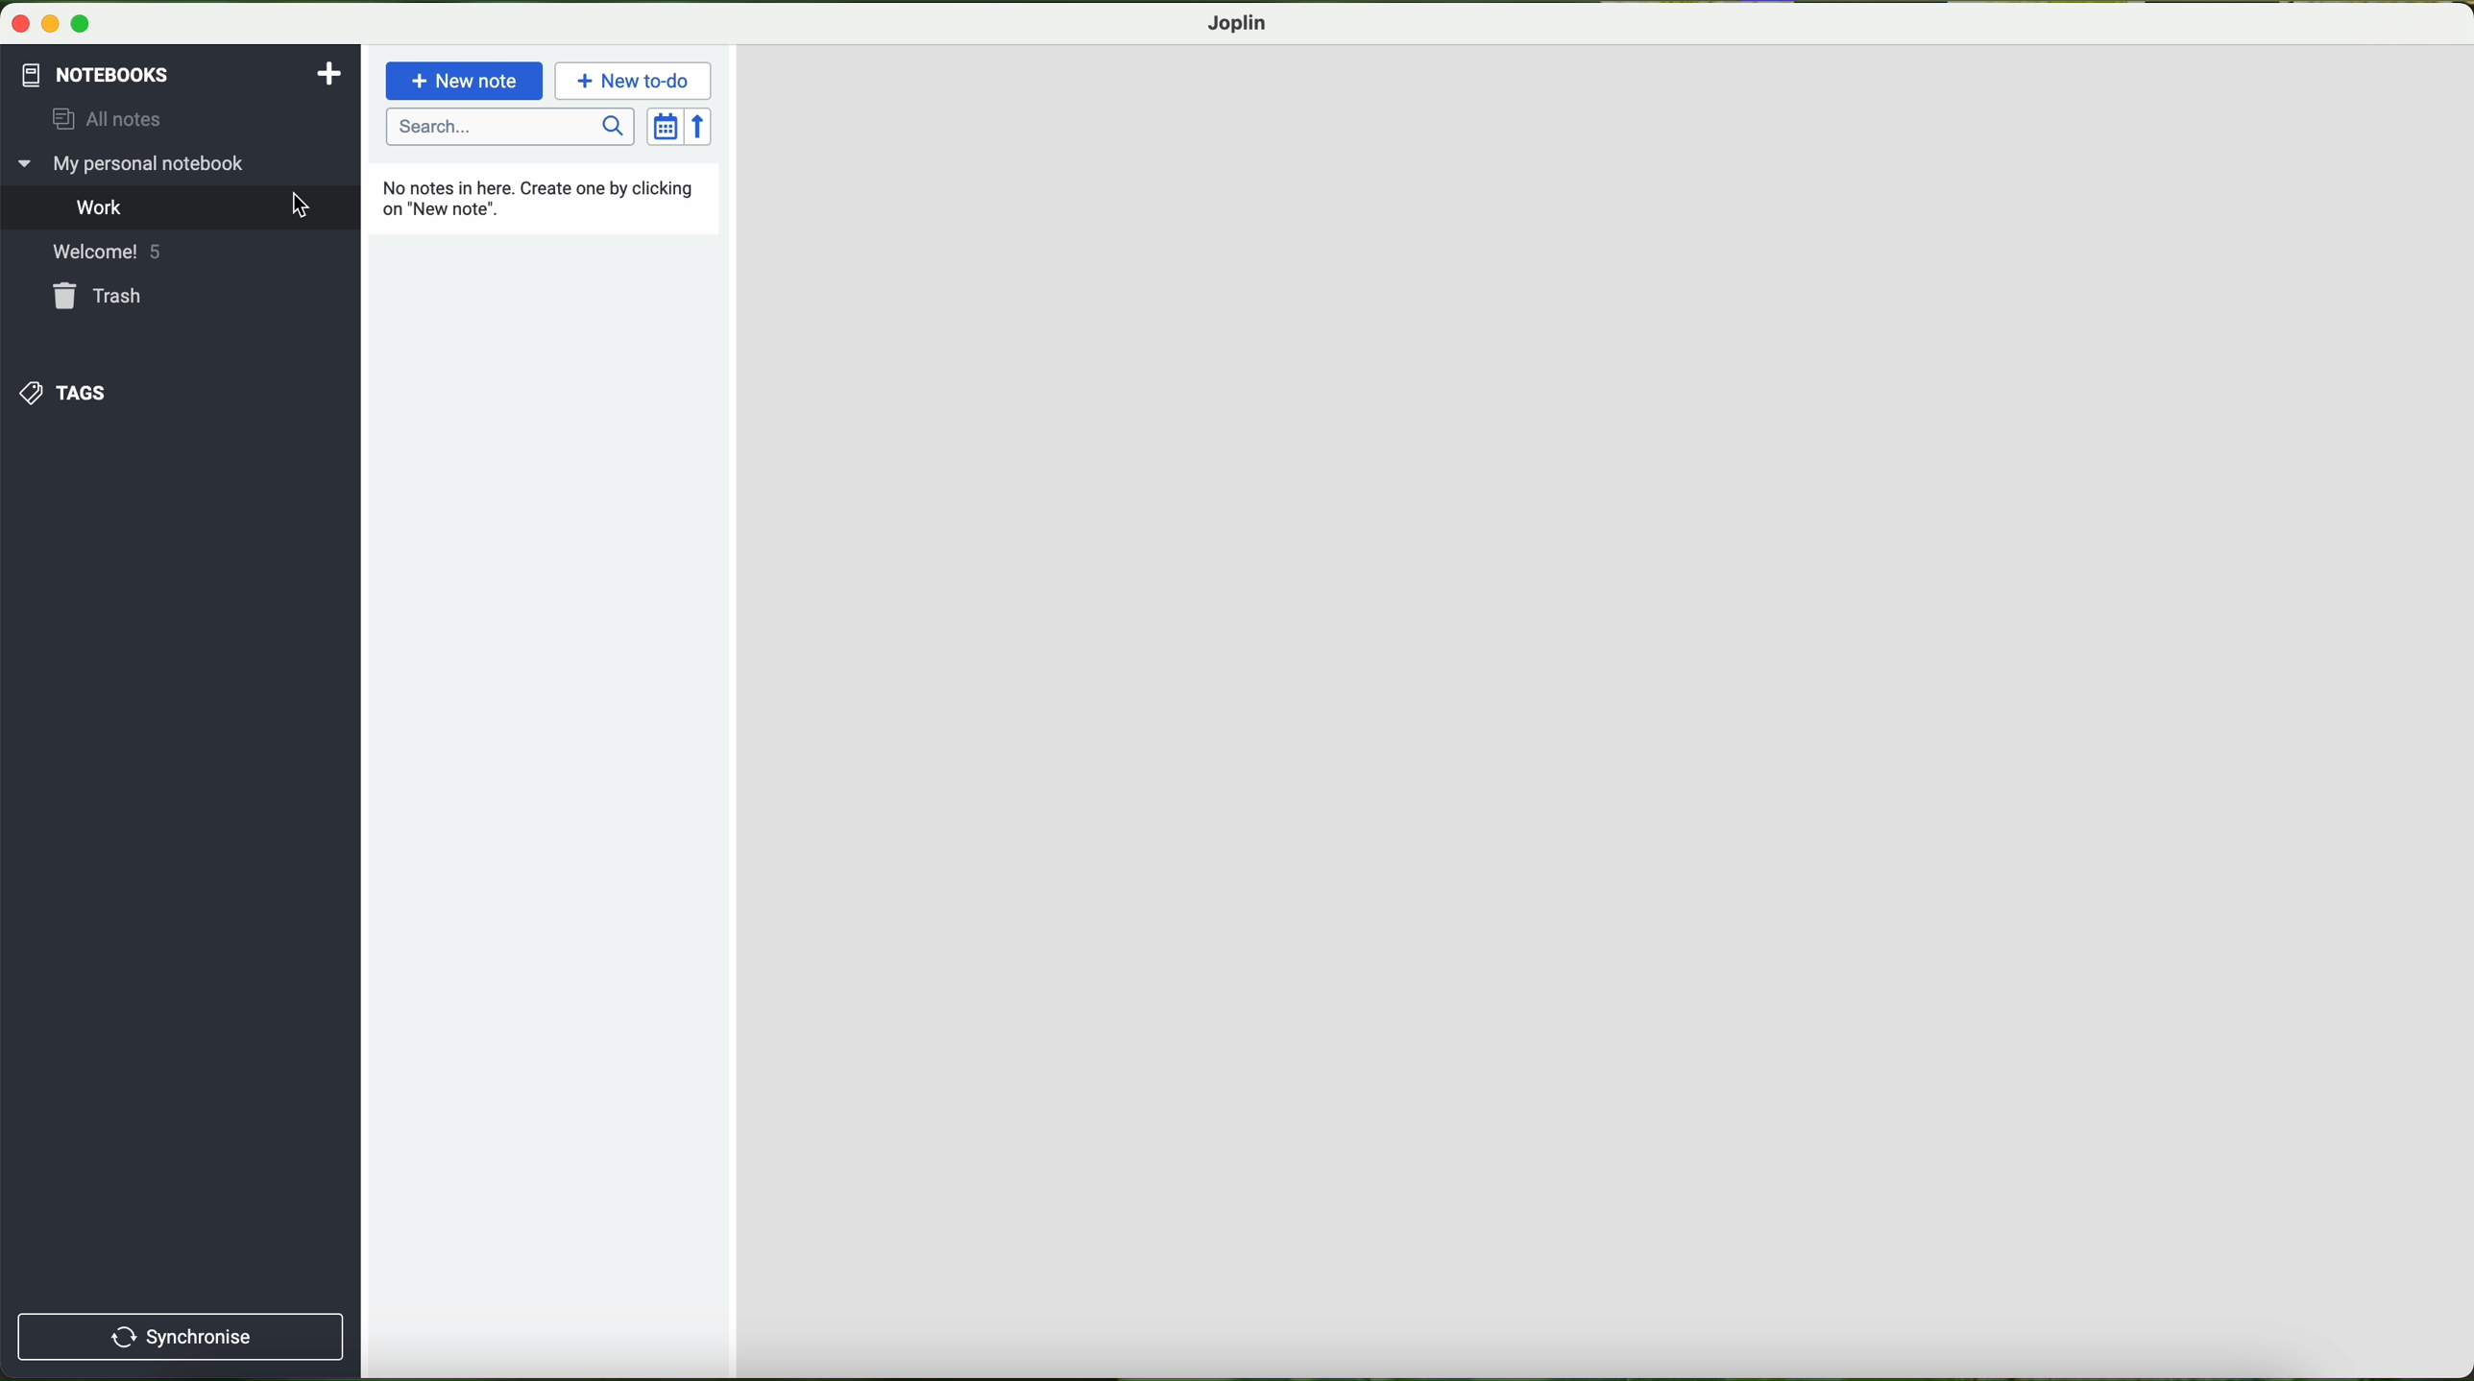 The width and height of the screenshot is (2474, 1381). I want to click on work, so click(104, 206).